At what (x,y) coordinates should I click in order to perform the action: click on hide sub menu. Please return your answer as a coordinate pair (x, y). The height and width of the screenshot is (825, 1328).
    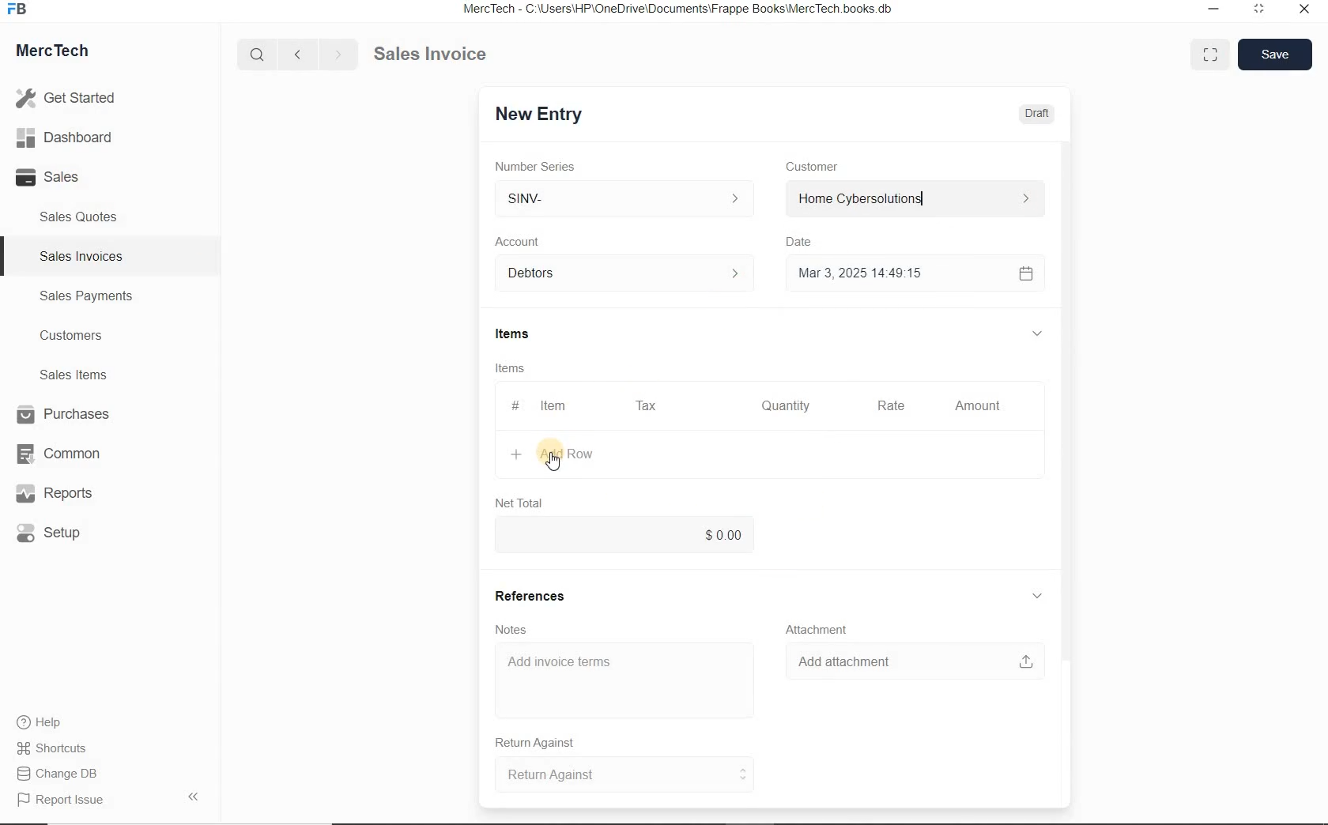
    Looking at the image, I should click on (1037, 597).